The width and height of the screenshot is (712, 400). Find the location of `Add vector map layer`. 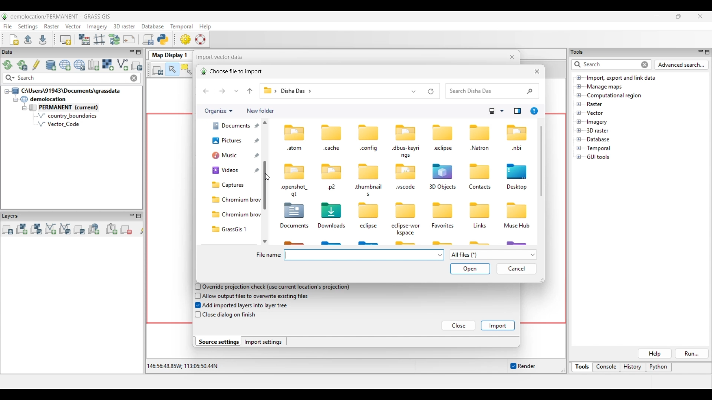

Add vector map layer is located at coordinates (51, 229).